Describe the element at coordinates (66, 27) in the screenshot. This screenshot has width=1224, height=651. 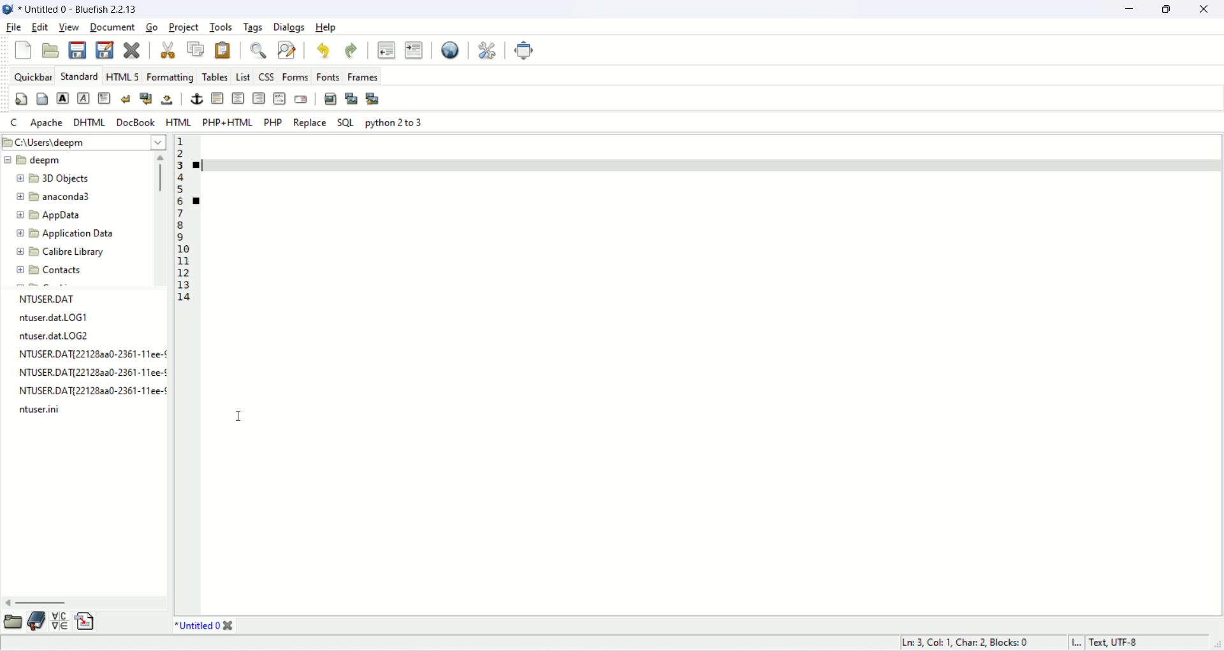
I see `view` at that location.